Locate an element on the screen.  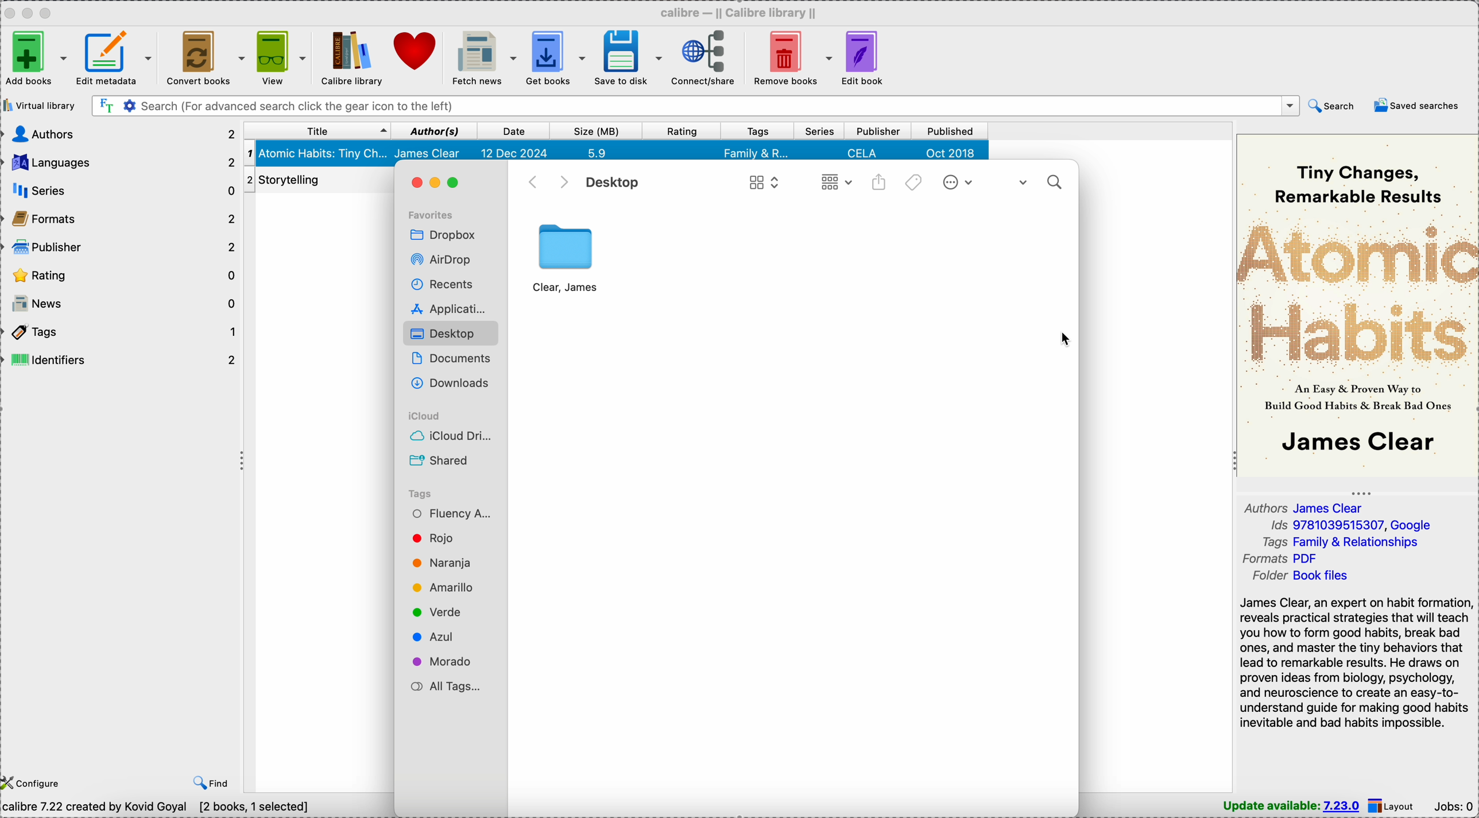
get books is located at coordinates (553, 57).